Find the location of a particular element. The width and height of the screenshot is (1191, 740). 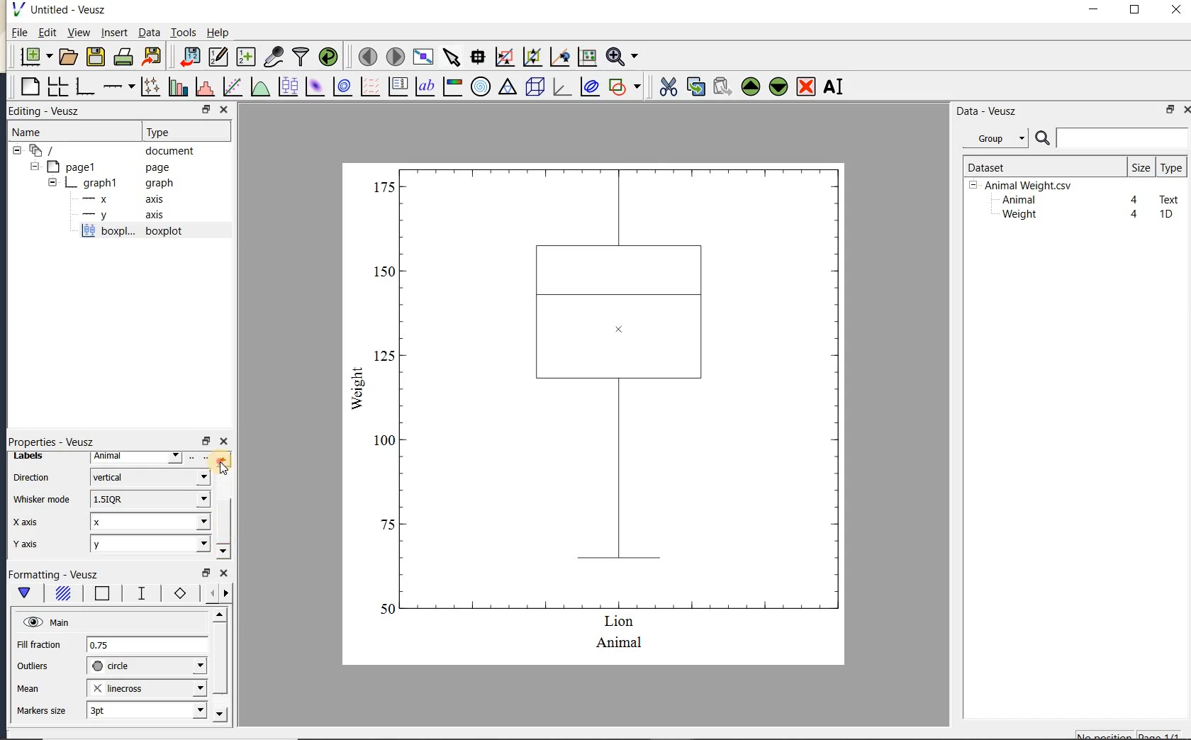

Weight is located at coordinates (1018, 215).